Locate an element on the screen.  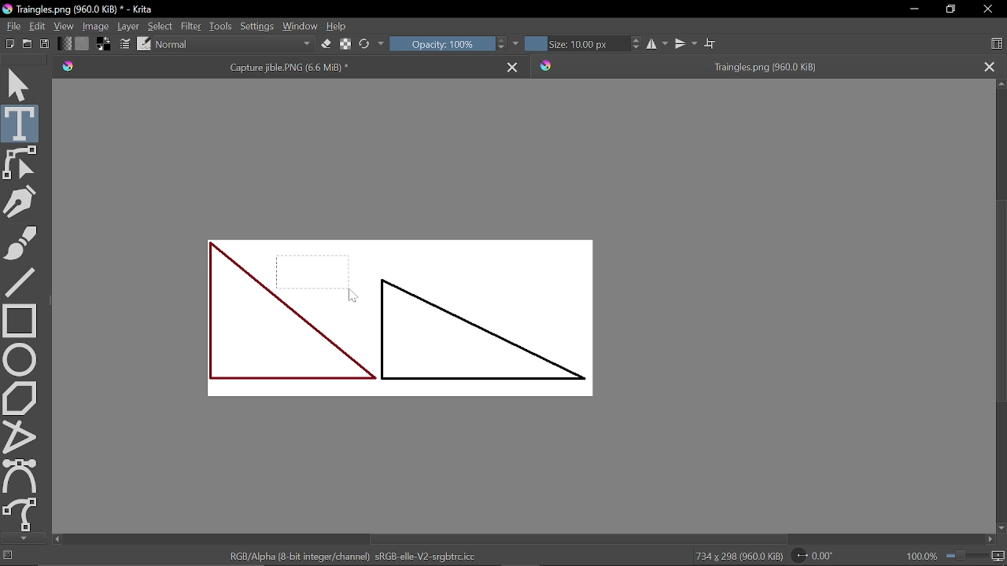
Polyline tool is located at coordinates (20, 436).